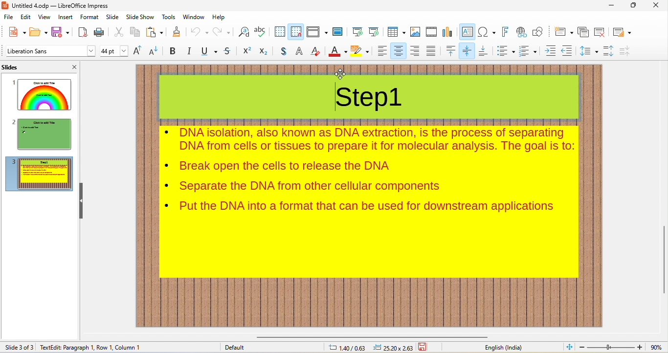  I want to click on increment text size, so click(138, 50).